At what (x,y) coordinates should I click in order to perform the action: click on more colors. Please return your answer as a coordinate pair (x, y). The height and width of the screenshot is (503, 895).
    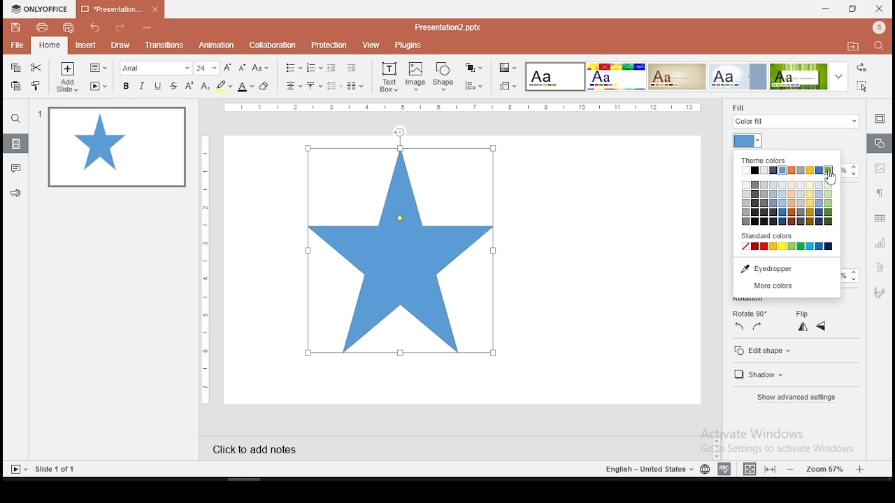
    Looking at the image, I should click on (786, 286).